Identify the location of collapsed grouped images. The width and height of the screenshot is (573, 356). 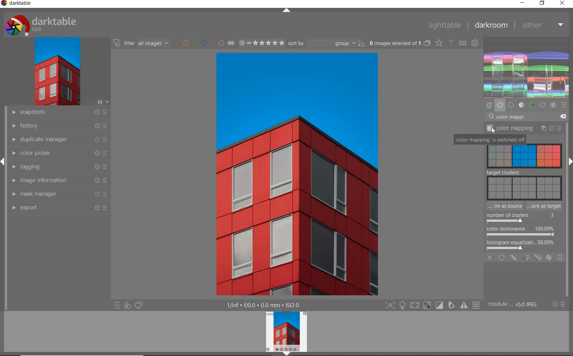
(427, 42).